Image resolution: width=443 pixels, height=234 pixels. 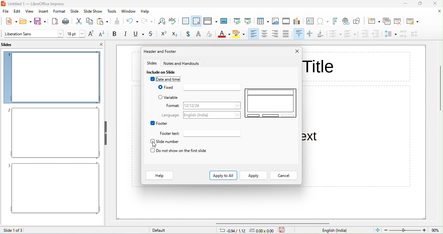 What do you see at coordinates (152, 63) in the screenshot?
I see `slides` at bounding box center [152, 63].